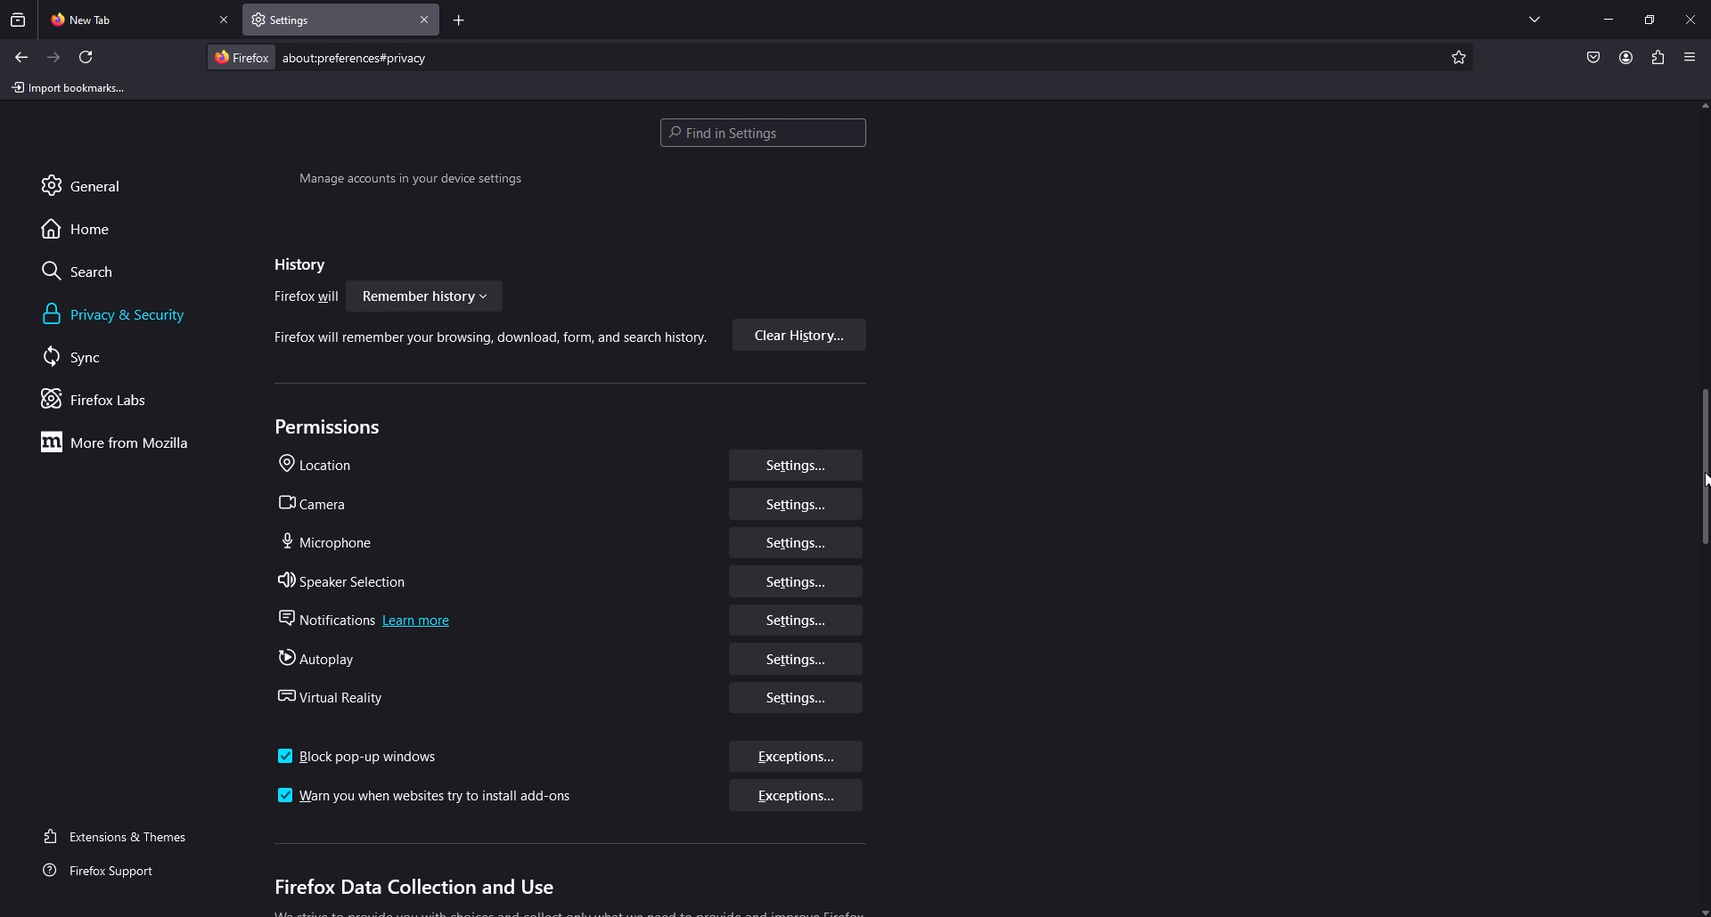  Describe the element at coordinates (1625, 57) in the screenshot. I see `profile` at that location.